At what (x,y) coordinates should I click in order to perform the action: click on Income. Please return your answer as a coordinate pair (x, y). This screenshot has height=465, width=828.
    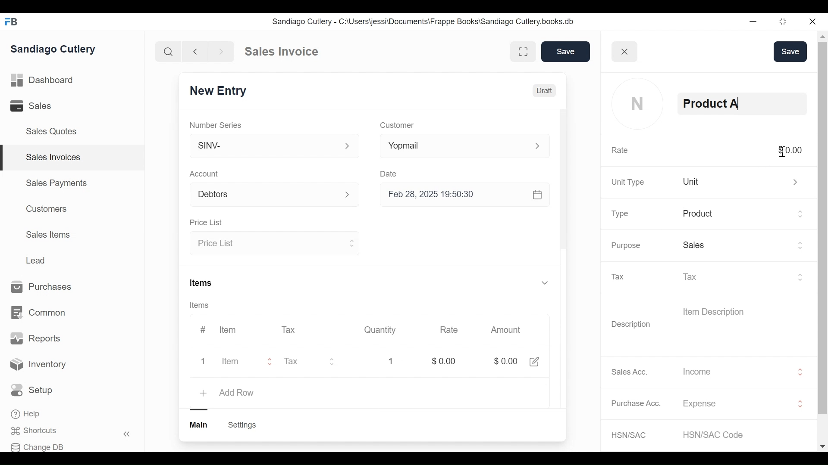
    Looking at the image, I should click on (743, 371).